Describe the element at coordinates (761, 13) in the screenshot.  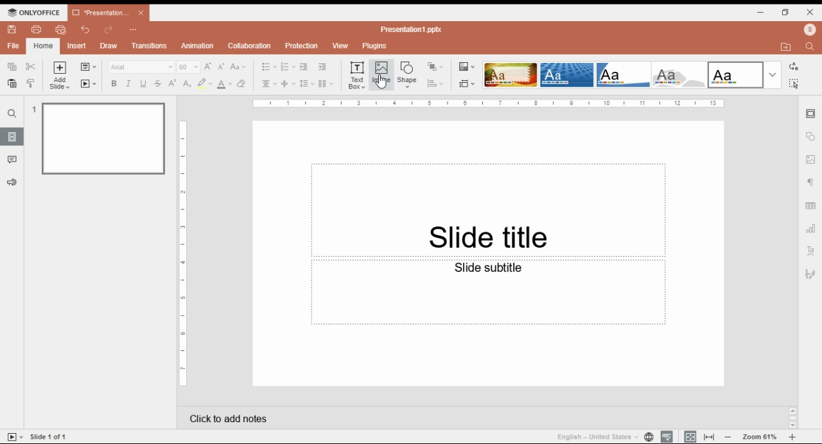
I see `minimize` at that location.